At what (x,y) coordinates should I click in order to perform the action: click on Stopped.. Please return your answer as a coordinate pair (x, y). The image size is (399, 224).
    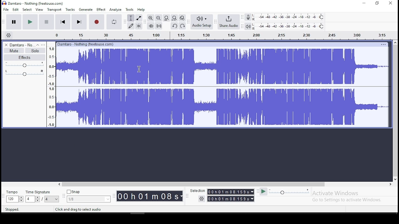
    Looking at the image, I should click on (13, 209).